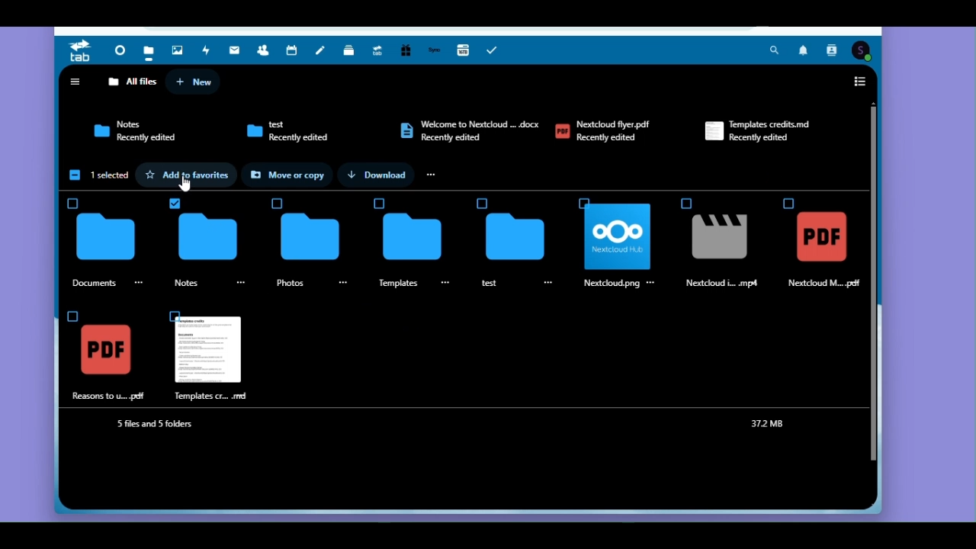 This screenshot has height=549, width=976. I want to click on Recently edited, so click(758, 137).